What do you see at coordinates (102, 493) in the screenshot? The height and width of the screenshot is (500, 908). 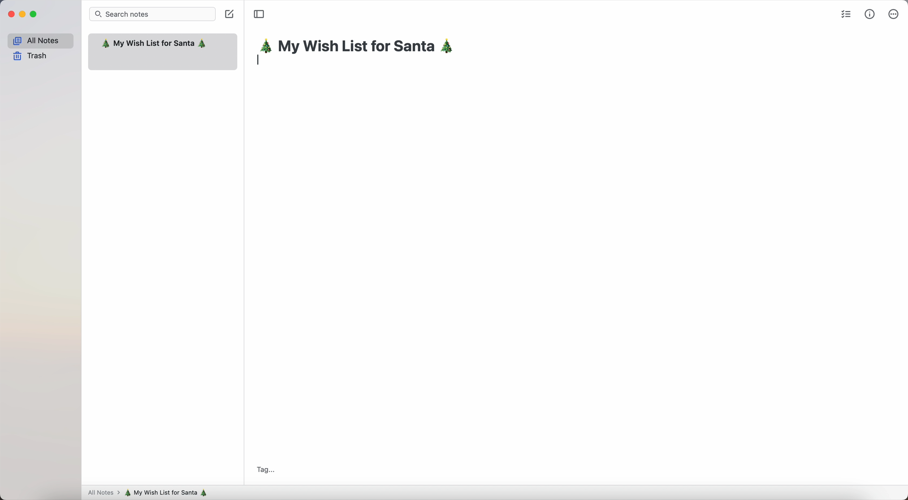 I see `all notes` at bounding box center [102, 493].